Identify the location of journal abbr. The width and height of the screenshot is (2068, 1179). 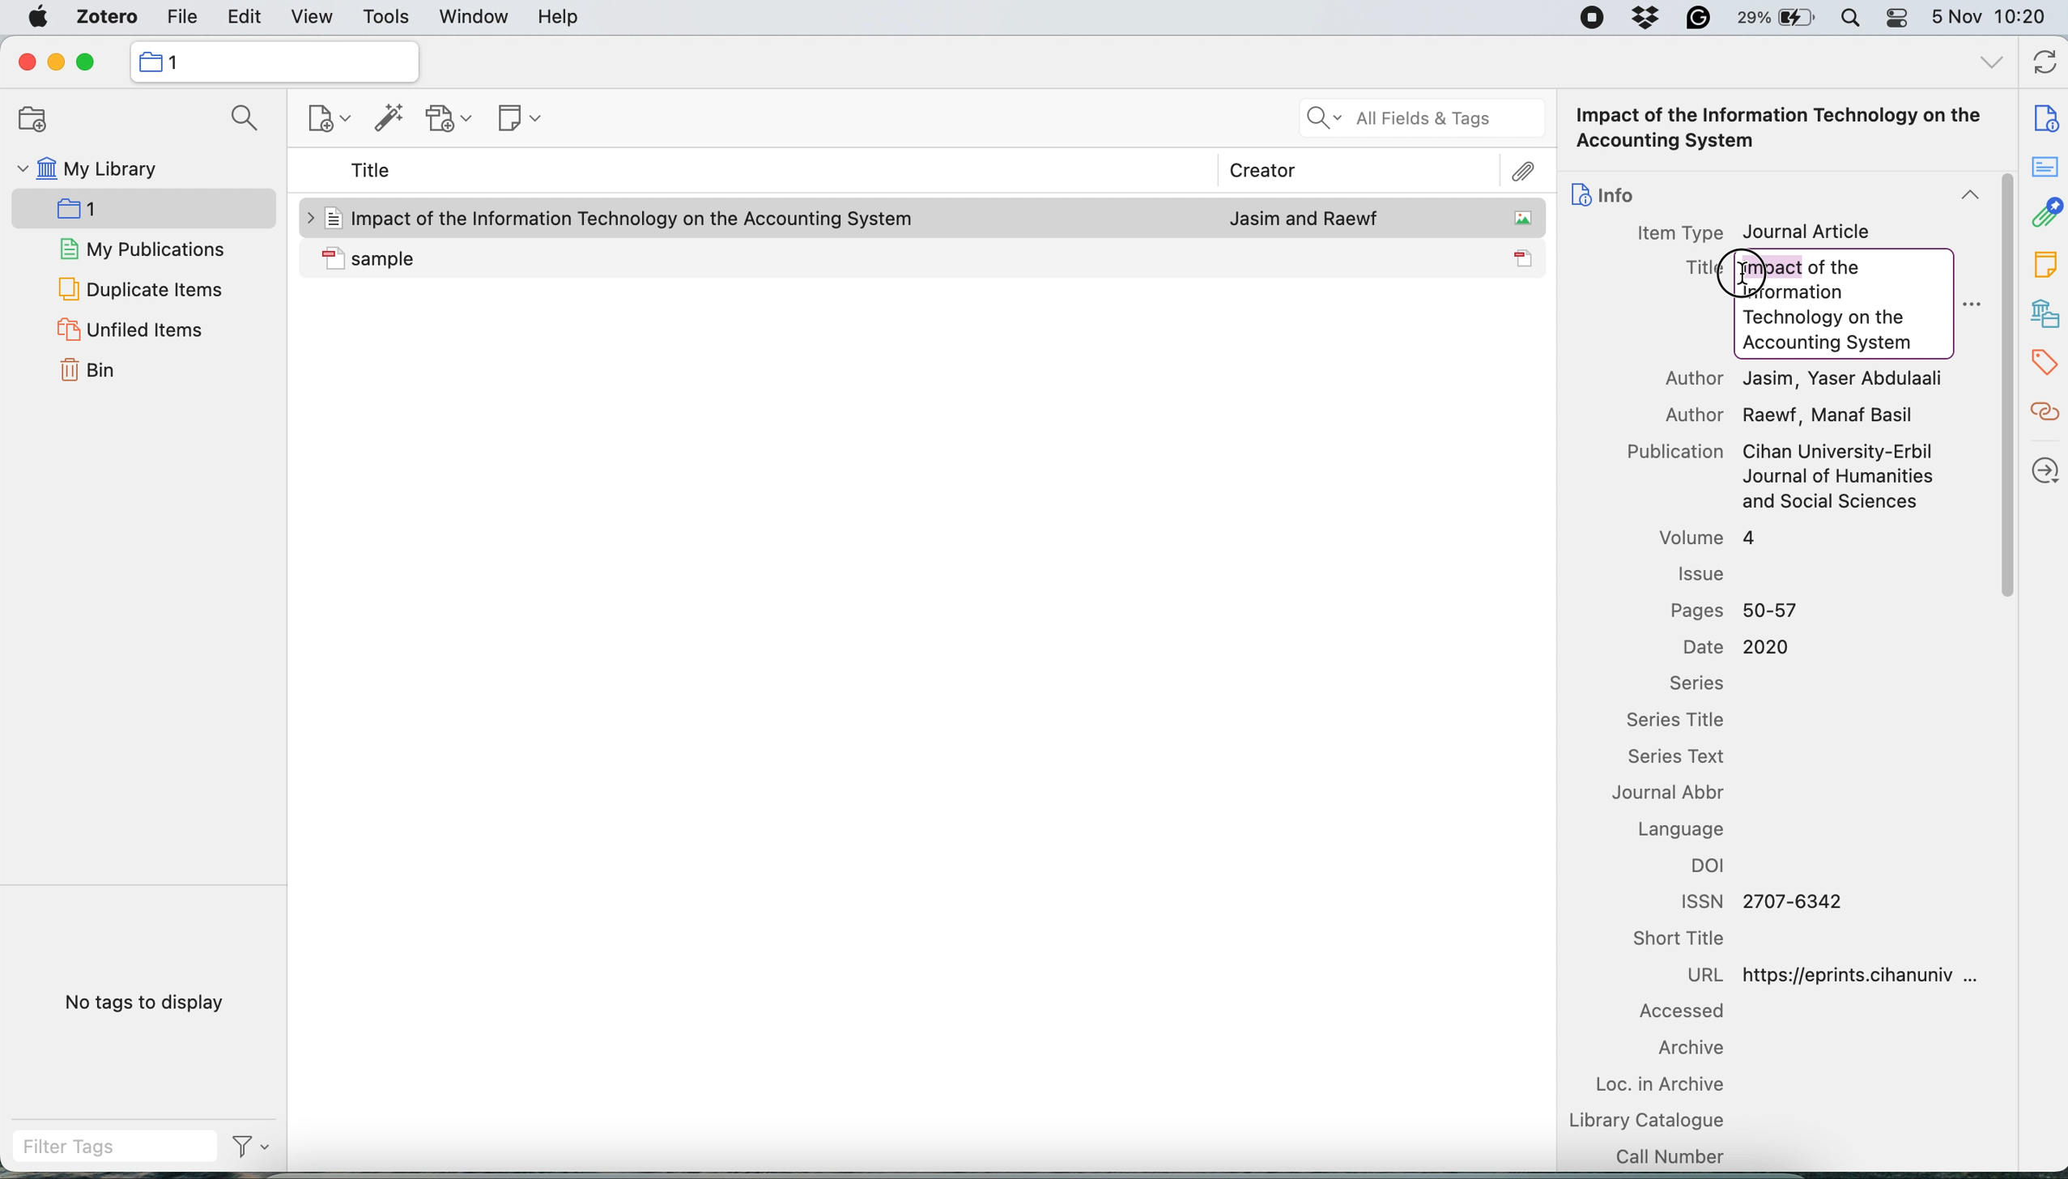
(1677, 793).